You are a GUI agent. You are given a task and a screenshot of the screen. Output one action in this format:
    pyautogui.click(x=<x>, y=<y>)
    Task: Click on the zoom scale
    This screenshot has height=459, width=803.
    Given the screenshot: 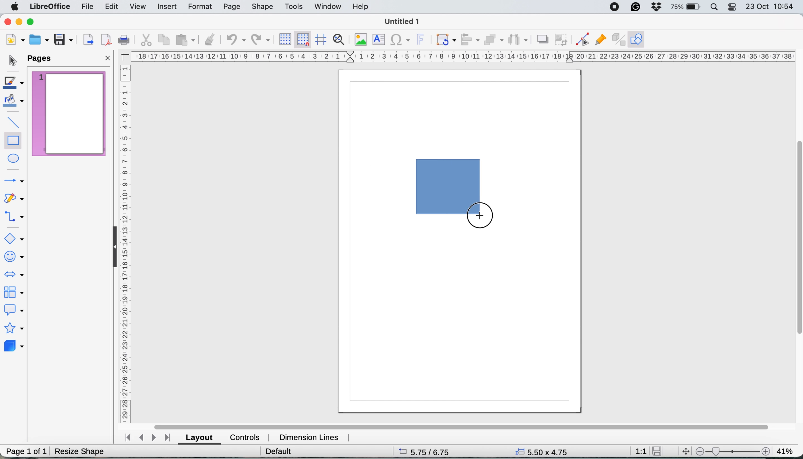 What is the action you would take?
    pyautogui.click(x=732, y=451)
    